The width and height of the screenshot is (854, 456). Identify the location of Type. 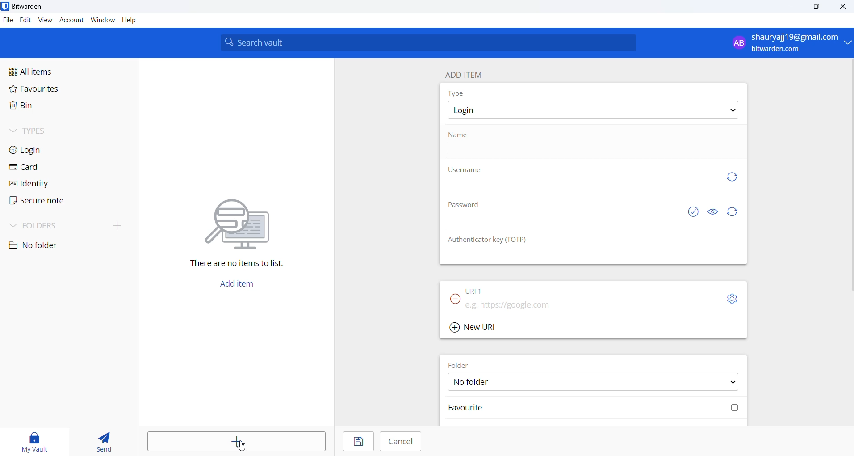
(458, 93).